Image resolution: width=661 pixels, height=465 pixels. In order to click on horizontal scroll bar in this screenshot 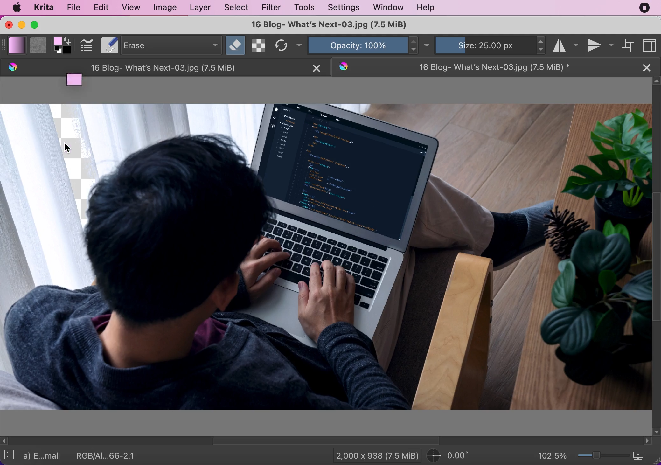, I will do `click(326, 441)`.